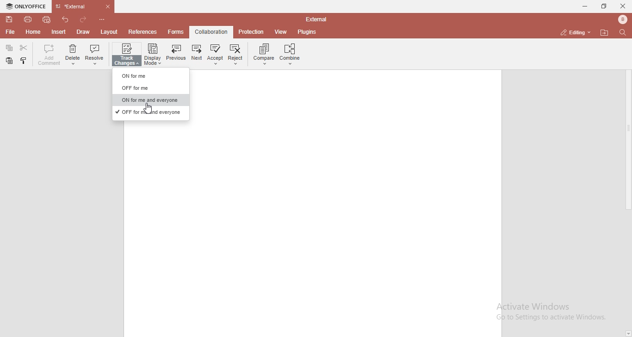 The height and width of the screenshot is (337, 632). What do you see at coordinates (291, 54) in the screenshot?
I see `combine` at bounding box center [291, 54].